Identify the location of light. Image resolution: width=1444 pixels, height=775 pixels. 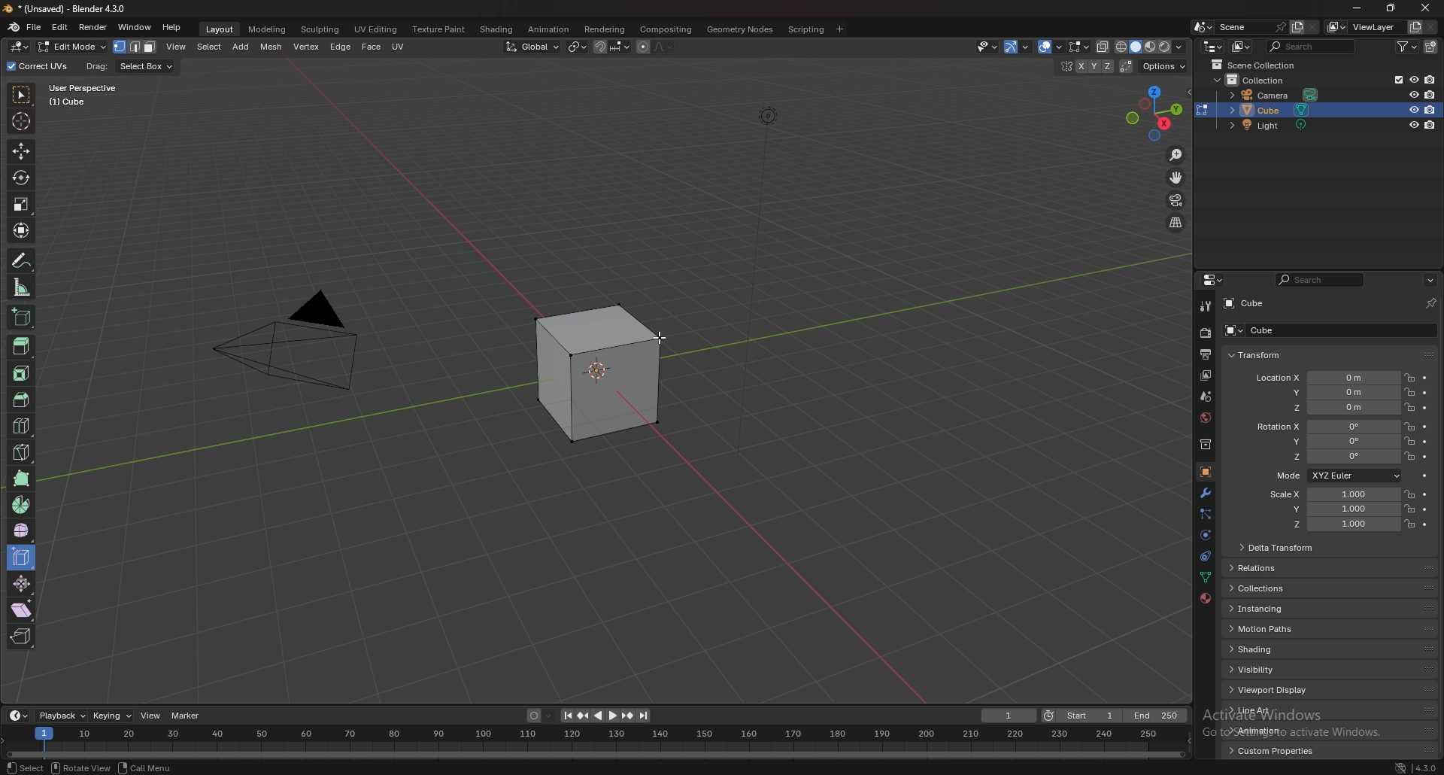
(1276, 127).